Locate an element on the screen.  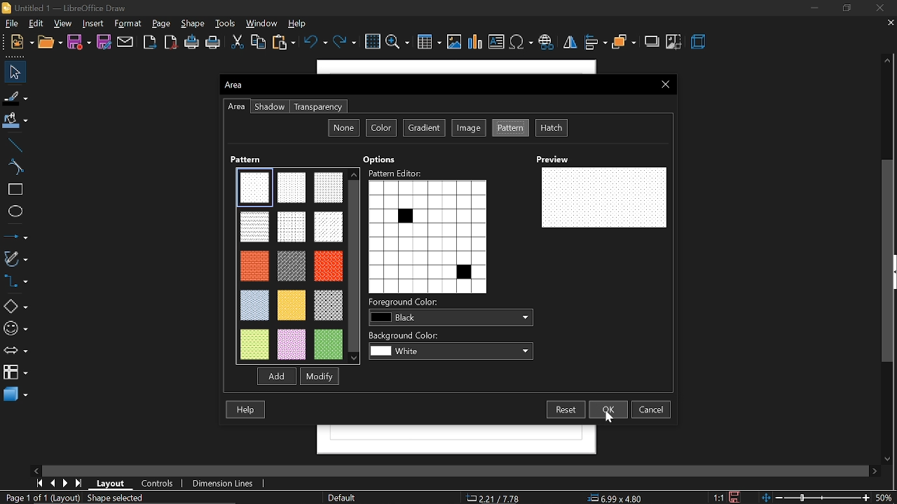
options is located at coordinates (383, 157).